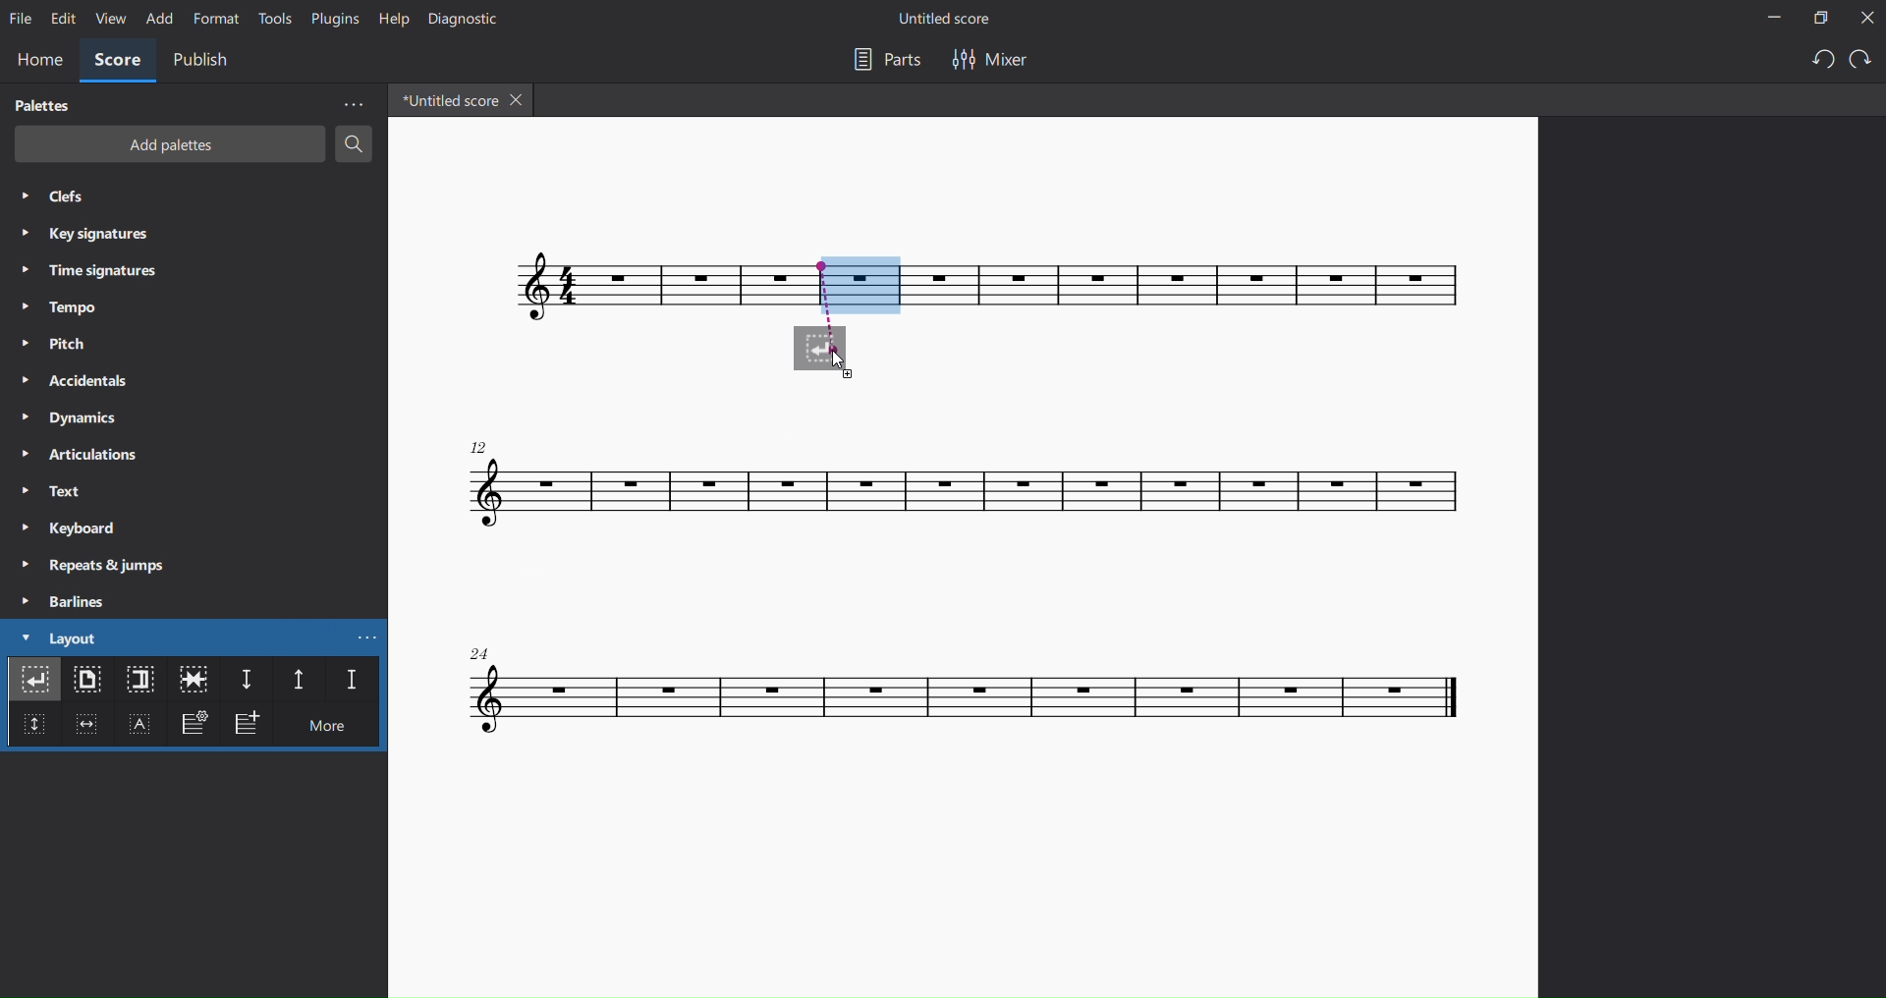 This screenshot has width=1886, height=998. Describe the element at coordinates (194, 680) in the screenshot. I see `keep same measure` at that location.